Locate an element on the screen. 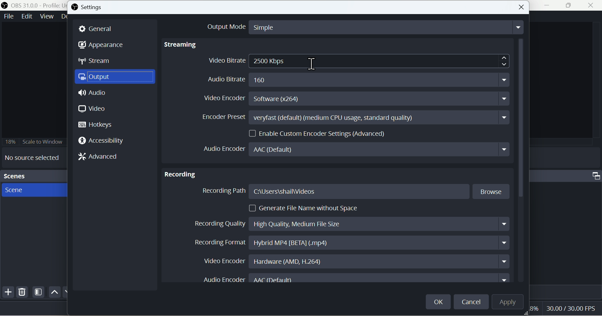 Image resolution: width=602 pixels, height=316 pixels. 8% is located at coordinates (534, 309).